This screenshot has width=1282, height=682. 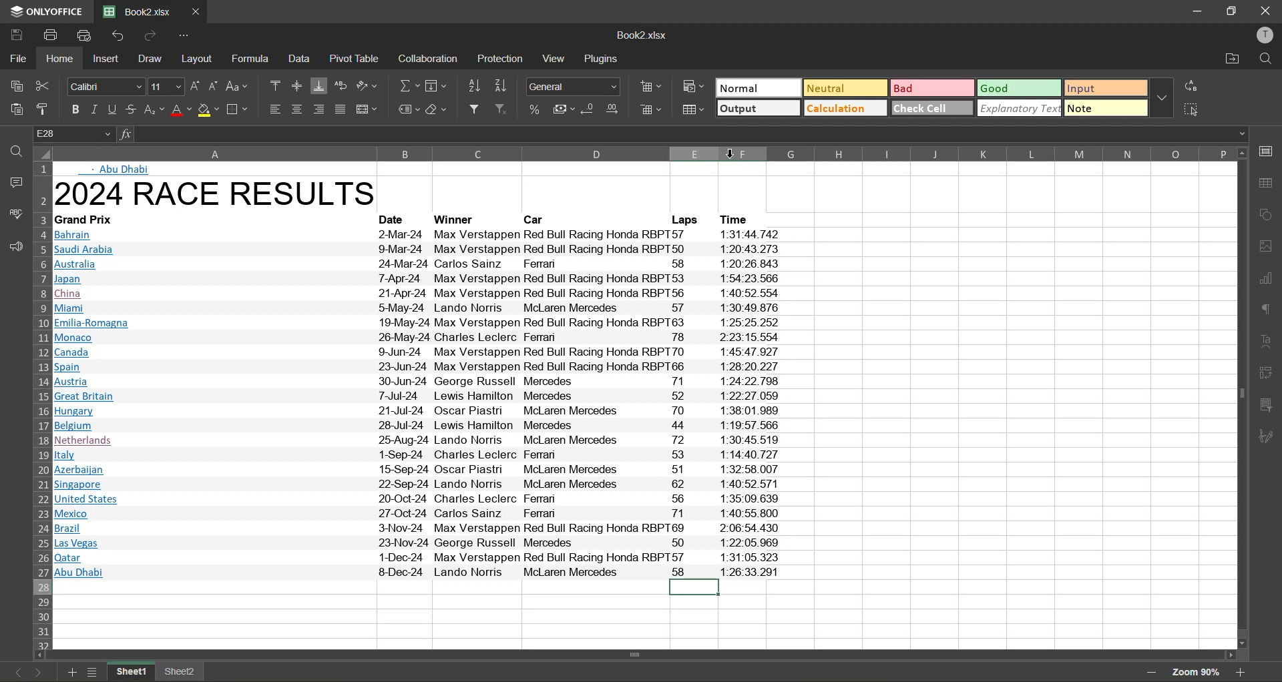 I want to click on sort descending, so click(x=501, y=86).